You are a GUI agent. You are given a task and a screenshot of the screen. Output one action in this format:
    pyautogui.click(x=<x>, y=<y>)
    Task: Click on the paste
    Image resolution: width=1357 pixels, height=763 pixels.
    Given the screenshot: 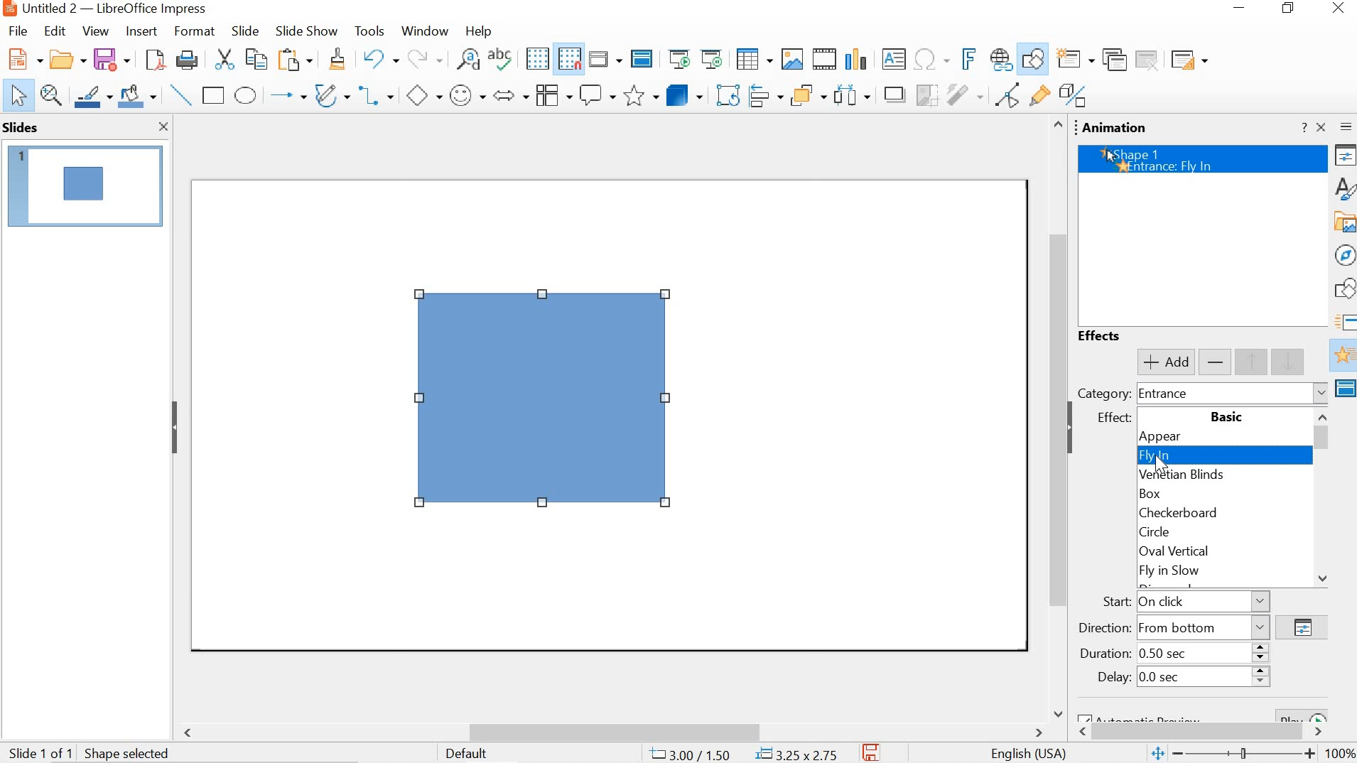 What is the action you would take?
    pyautogui.click(x=296, y=60)
    